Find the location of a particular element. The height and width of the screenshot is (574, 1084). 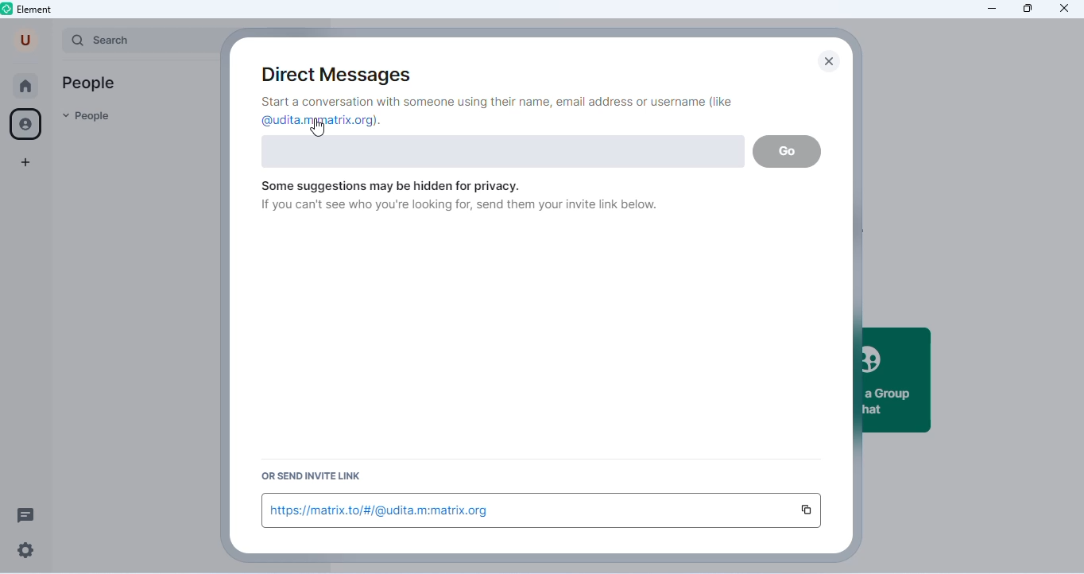

close is located at coordinates (1063, 9).